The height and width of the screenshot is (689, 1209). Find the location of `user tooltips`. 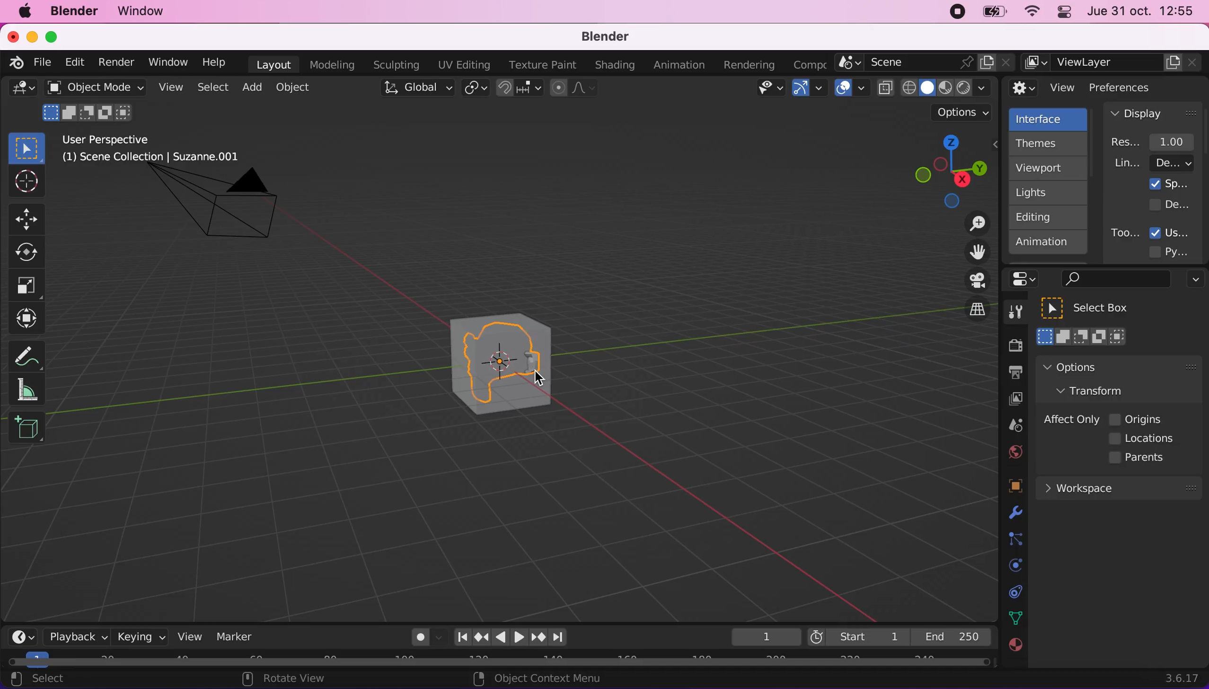

user tooltips is located at coordinates (1178, 231).